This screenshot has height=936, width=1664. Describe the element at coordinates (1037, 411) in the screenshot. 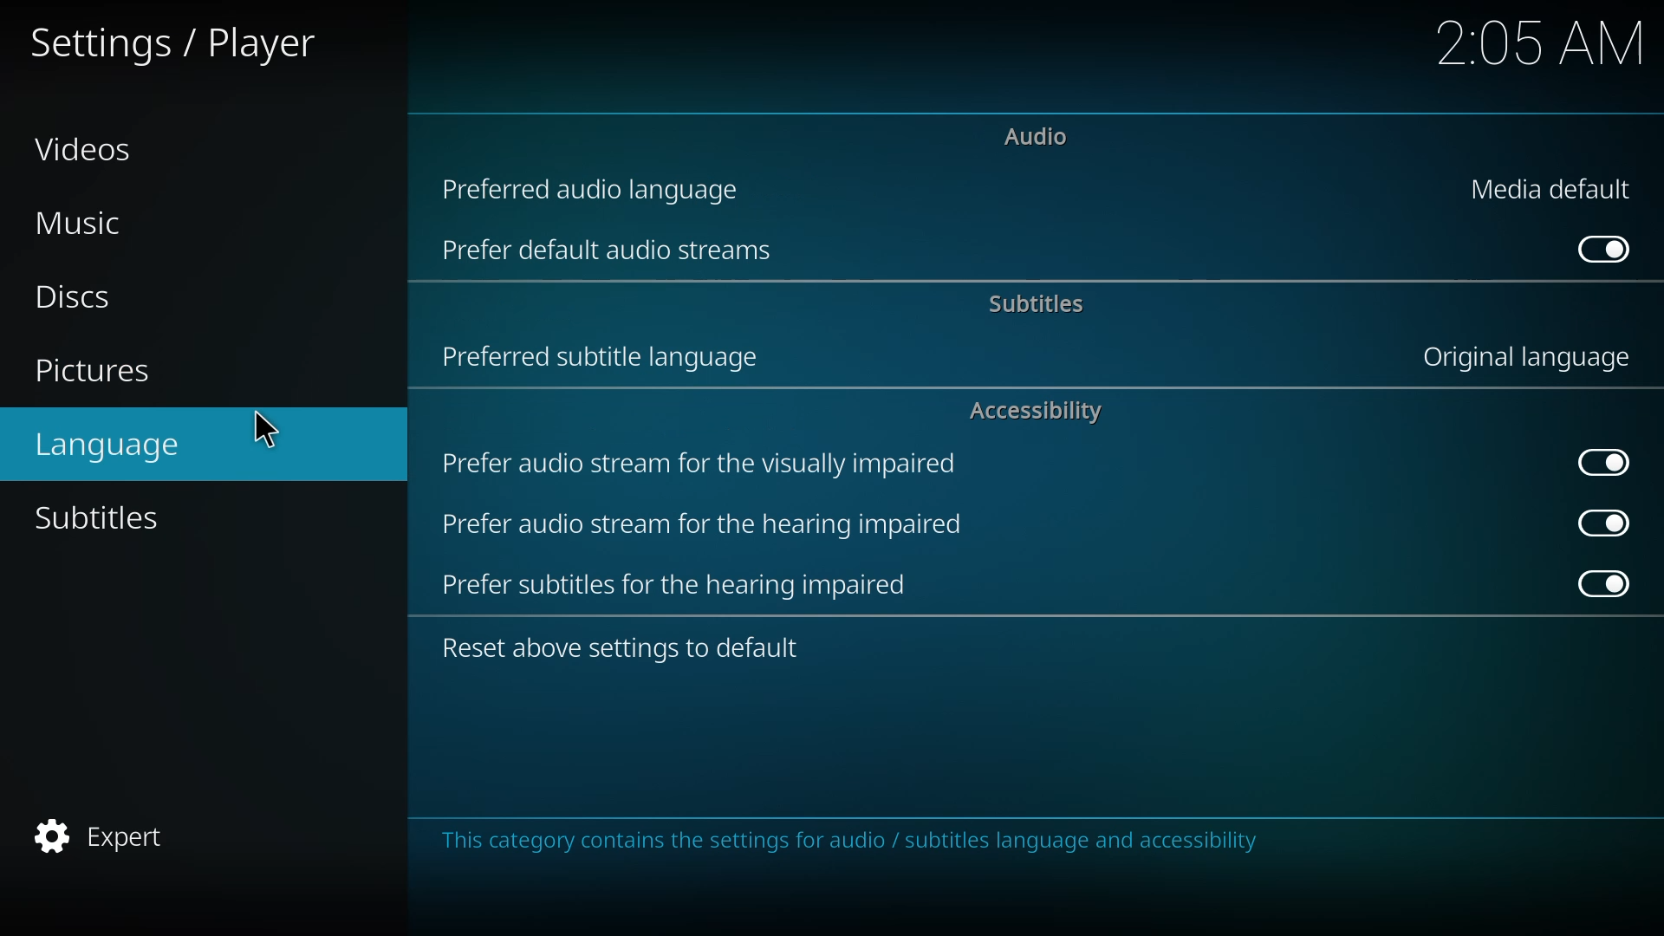

I see `accessibility` at that location.